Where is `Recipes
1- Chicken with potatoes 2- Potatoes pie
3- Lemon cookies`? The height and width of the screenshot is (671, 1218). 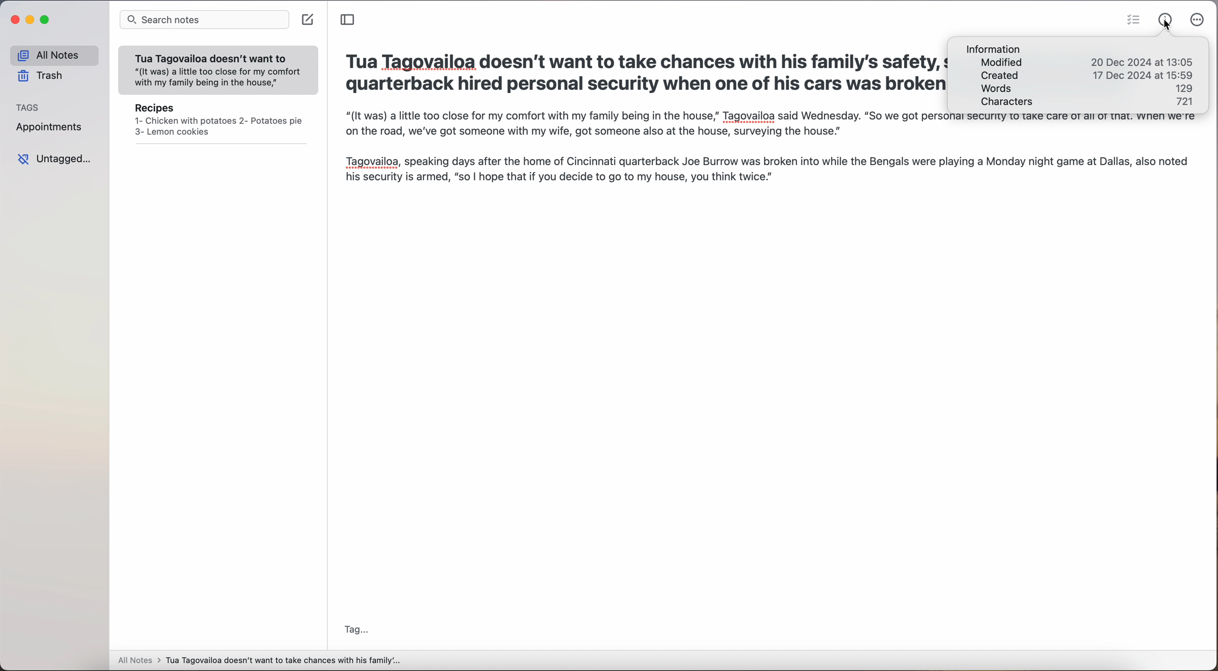 Recipes
1- Chicken with potatoes 2- Potatoes pie
3- Lemon cookies is located at coordinates (217, 122).